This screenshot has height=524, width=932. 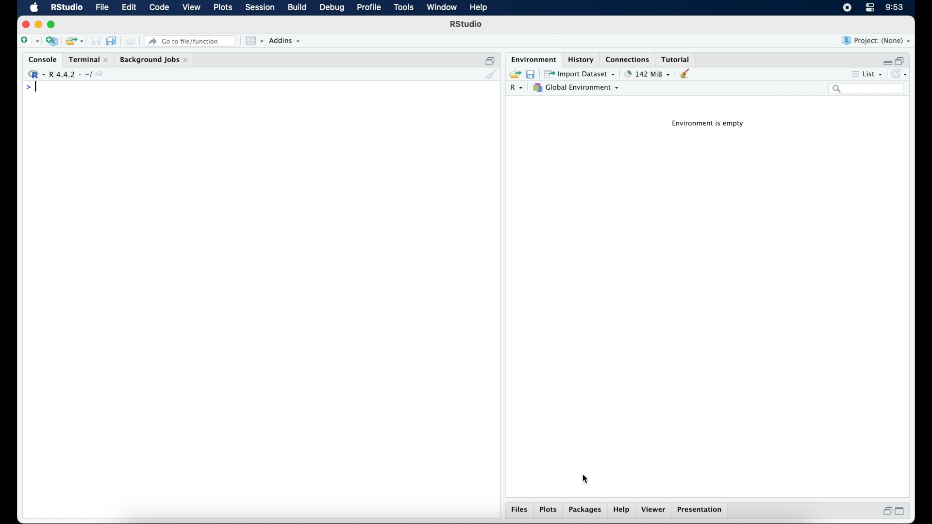 What do you see at coordinates (533, 59) in the screenshot?
I see `environment` at bounding box center [533, 59].